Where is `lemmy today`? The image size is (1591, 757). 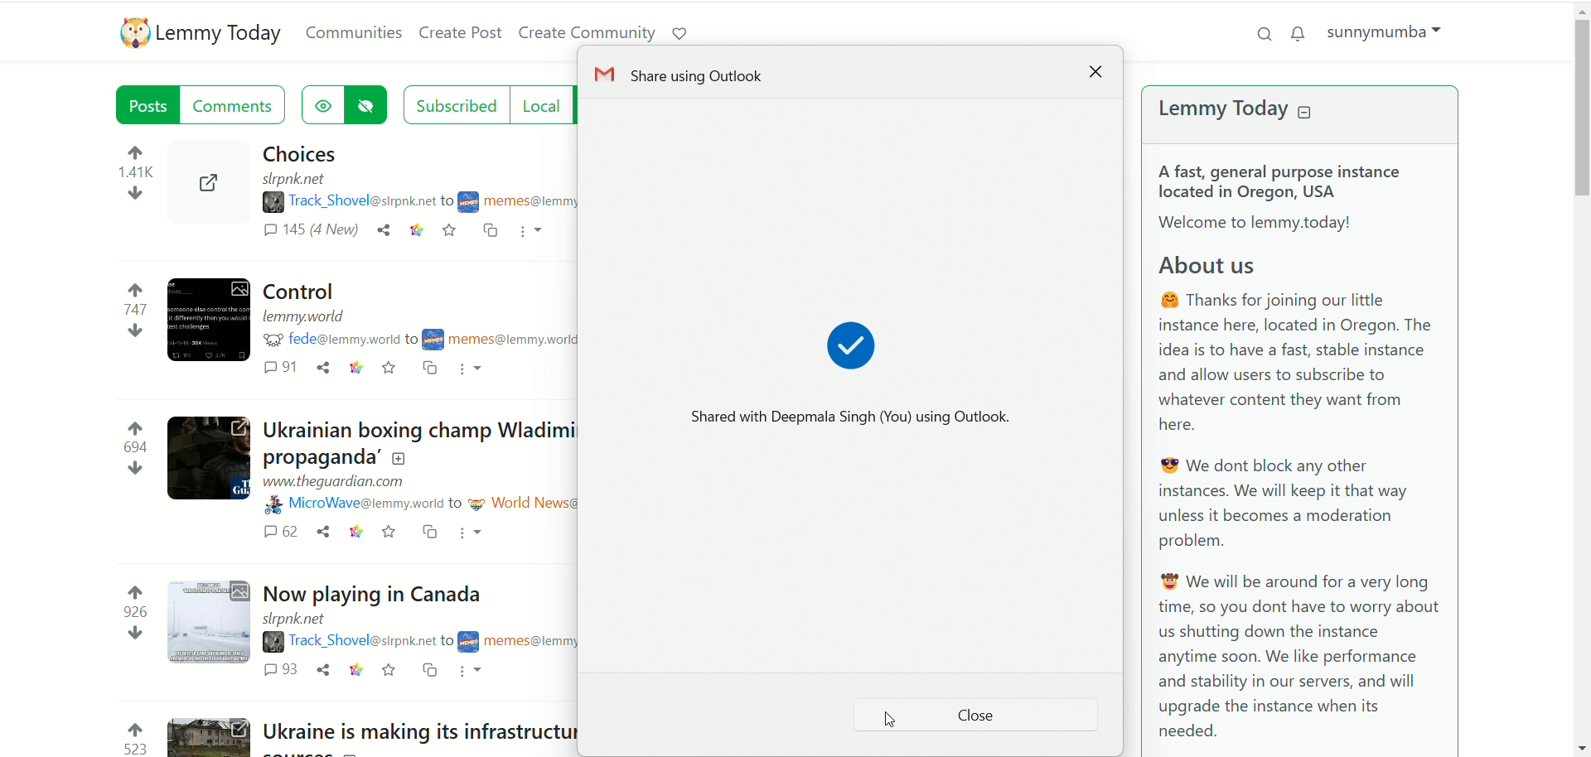 lemmy today is located at coordinates (1261, 110).